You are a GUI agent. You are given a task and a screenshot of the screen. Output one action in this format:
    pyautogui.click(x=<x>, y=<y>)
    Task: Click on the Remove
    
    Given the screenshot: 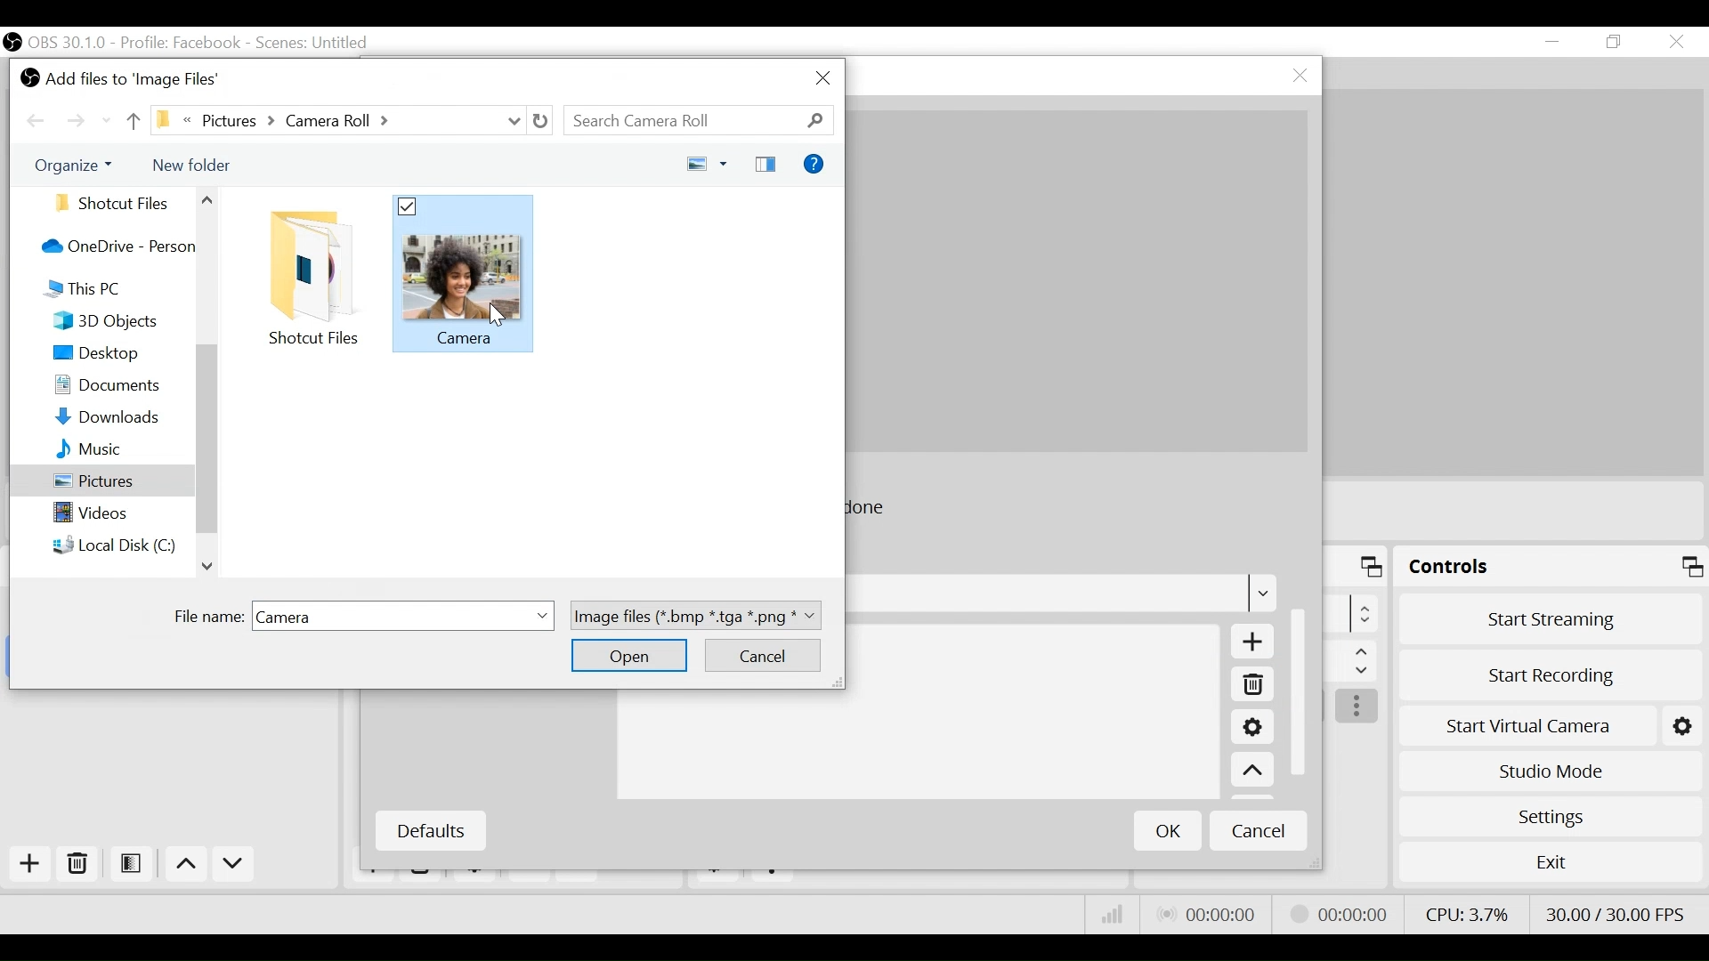 What is the action you would take?
    pyautogui.click(x=78, y=865)
    